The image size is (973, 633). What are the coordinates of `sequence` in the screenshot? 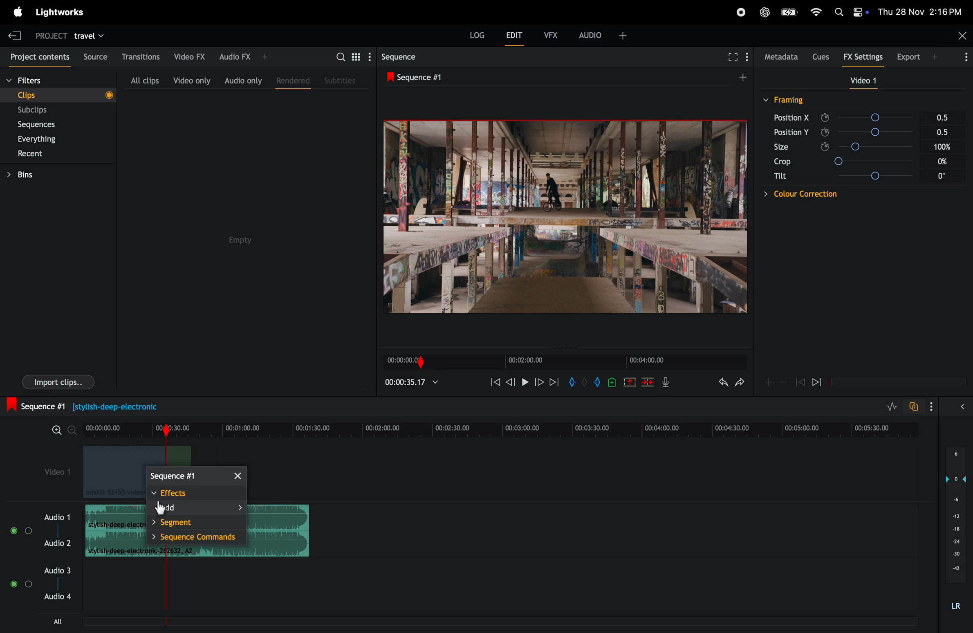 It's located at (196, 477).